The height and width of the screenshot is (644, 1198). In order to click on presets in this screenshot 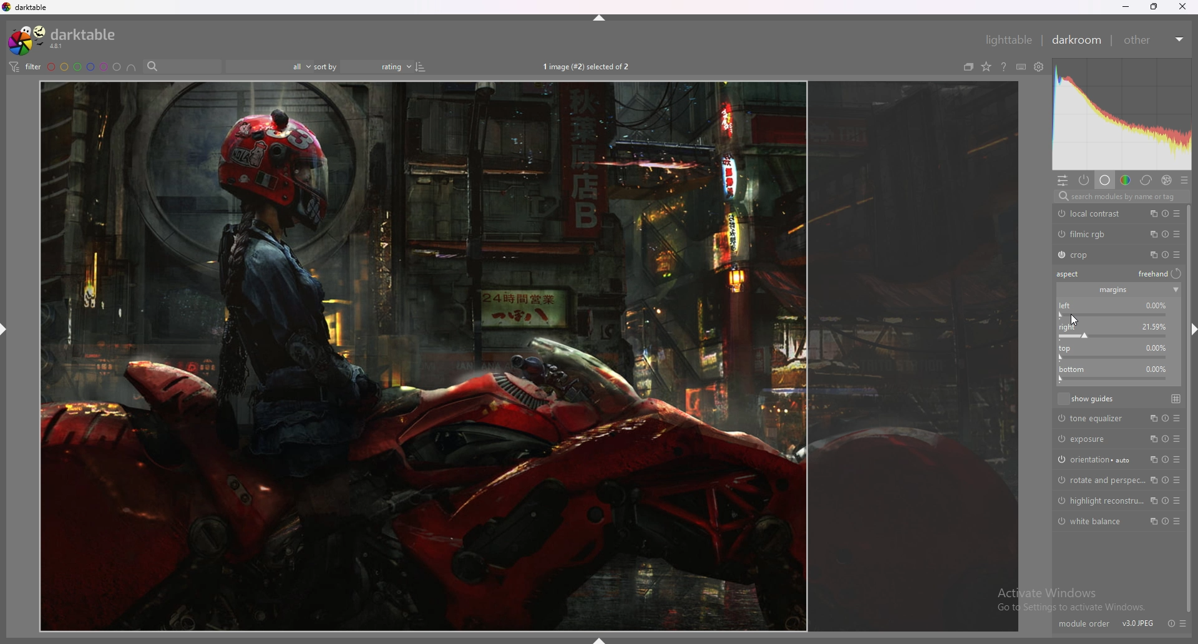, I will do `click(1177, 234)`.